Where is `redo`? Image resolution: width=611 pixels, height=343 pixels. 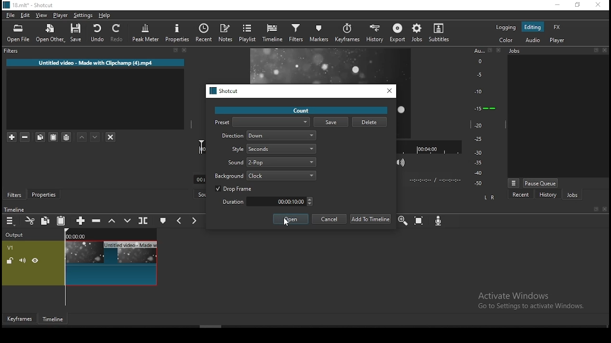 redo is located at coordinates (118, 33).